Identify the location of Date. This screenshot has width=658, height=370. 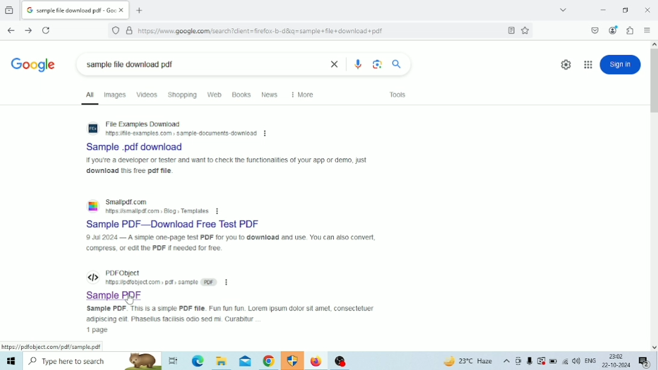
(616, 365).